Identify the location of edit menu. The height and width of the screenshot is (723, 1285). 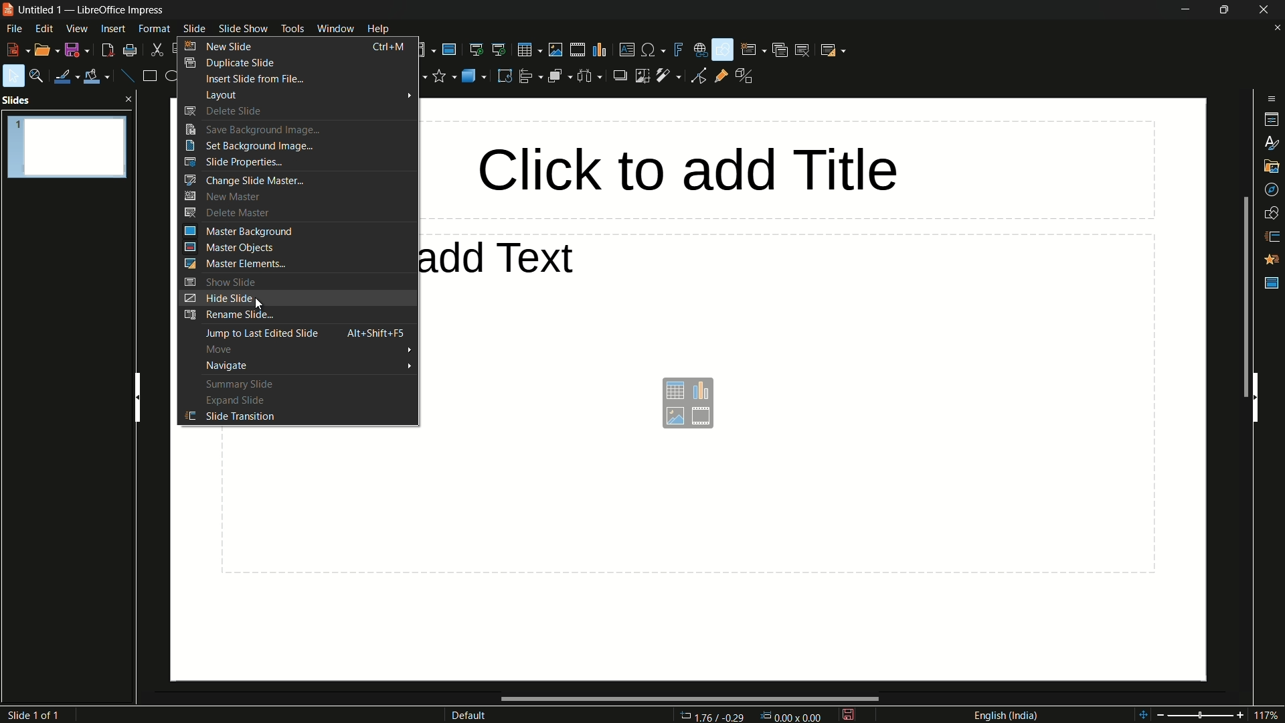
(45, 28).